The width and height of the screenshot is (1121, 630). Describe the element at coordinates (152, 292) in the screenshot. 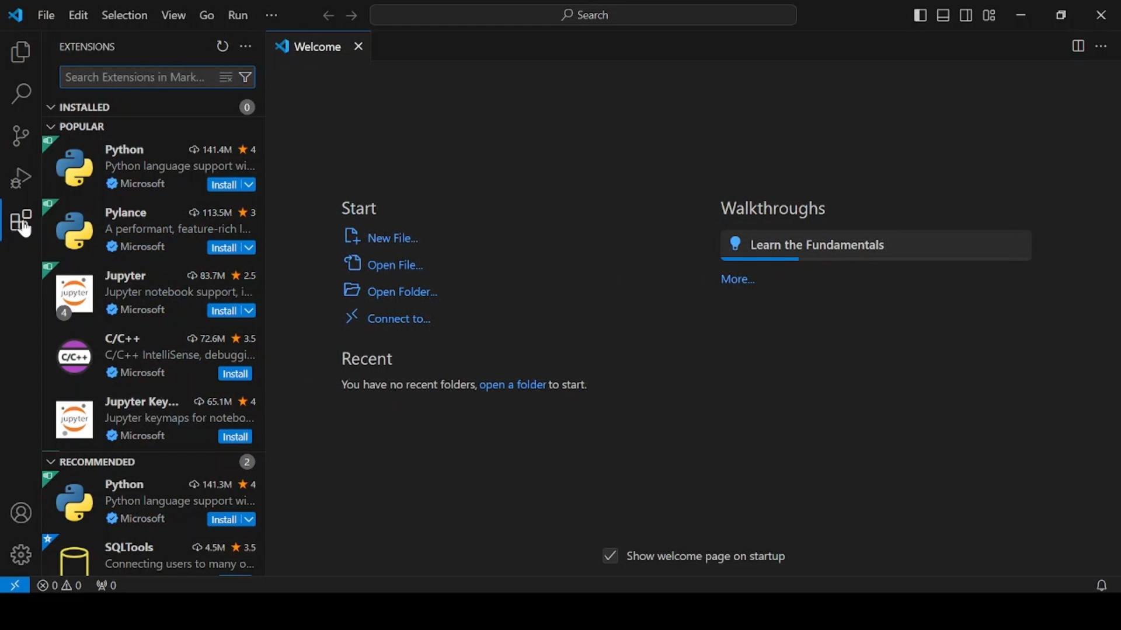

I see `Jupyter notebook` at that location.